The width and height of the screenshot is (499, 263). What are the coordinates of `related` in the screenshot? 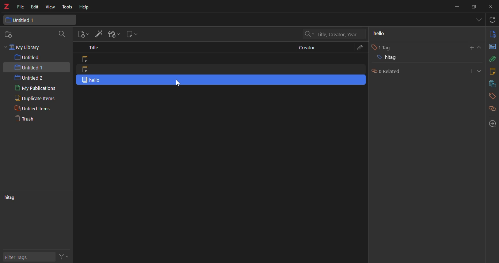 It's located at (493, 109).